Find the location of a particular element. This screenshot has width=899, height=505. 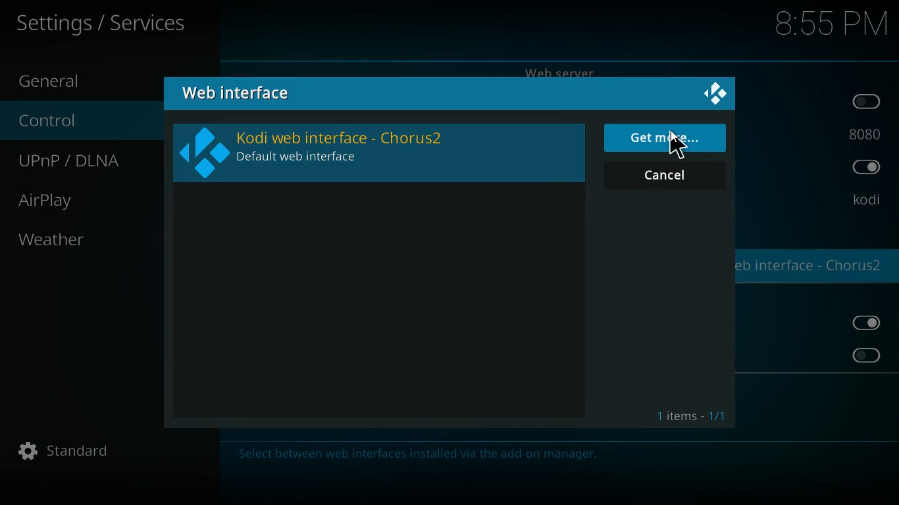

web interface is located at coordinates (245, 93).